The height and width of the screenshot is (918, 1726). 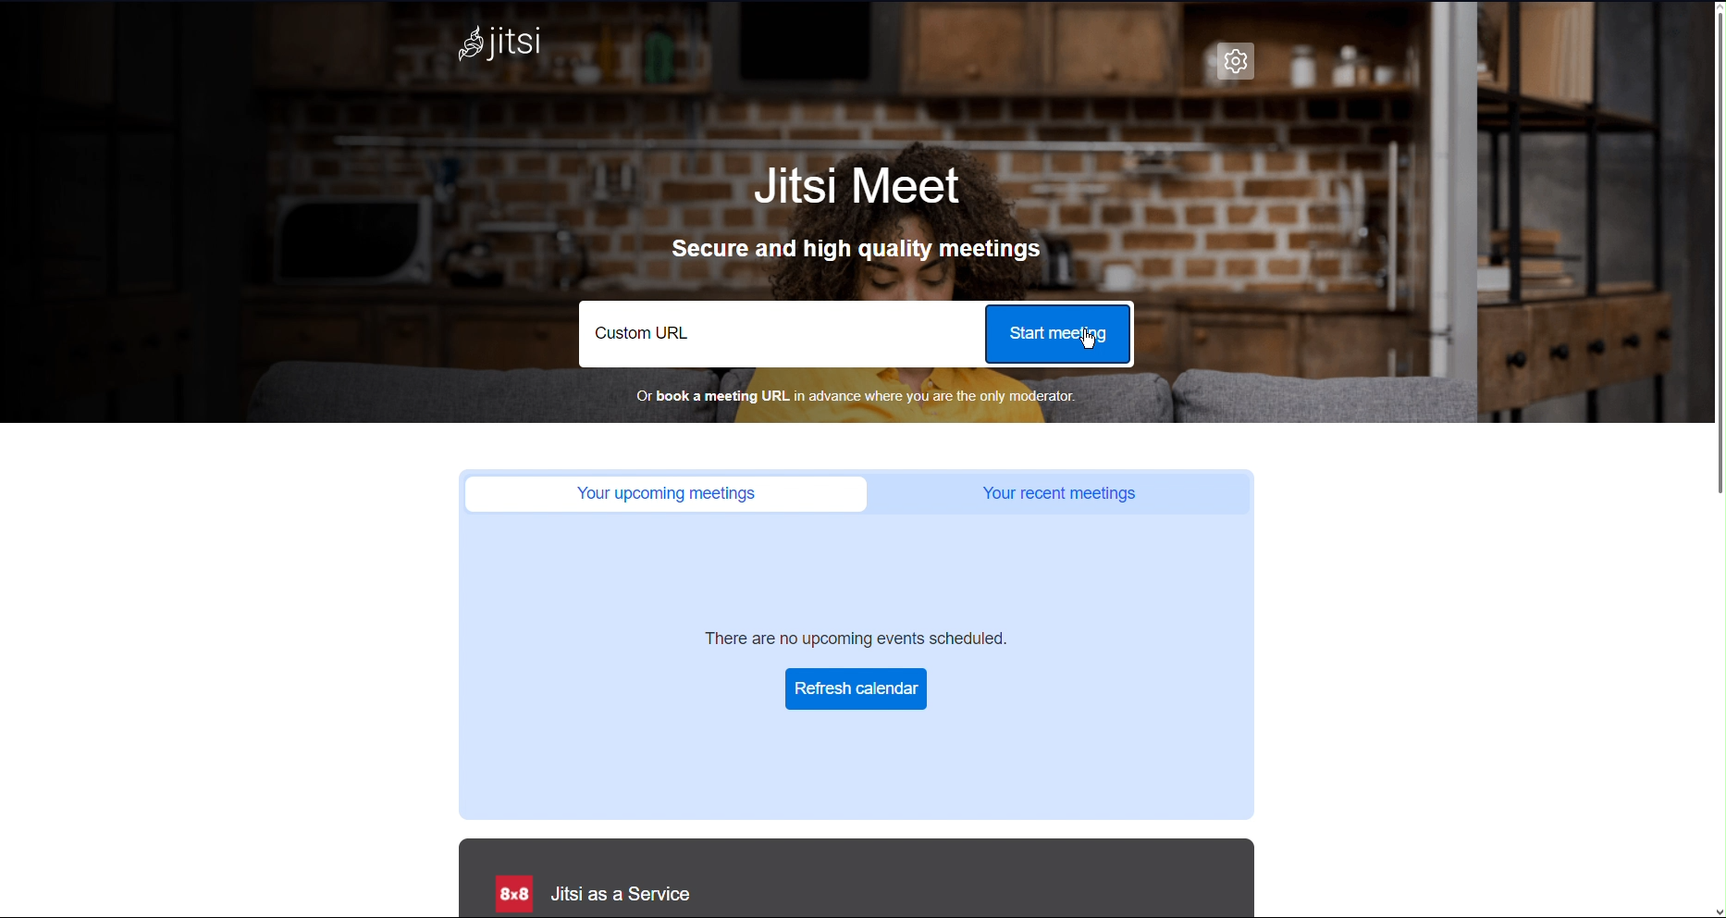 What do you see at coordinates (658, 493) in the screenshot?
I see `Your upcoming meetings` at bounding box center [658, 493].